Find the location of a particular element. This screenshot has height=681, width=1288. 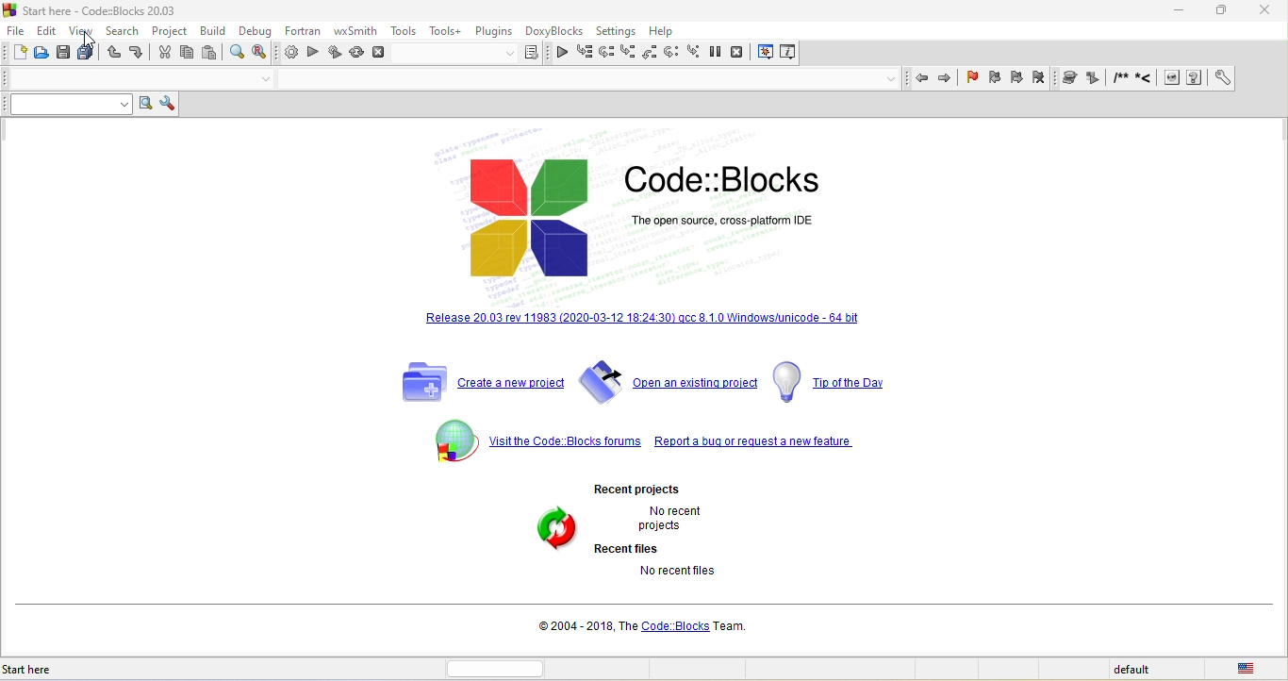

prev bookmark is located at coordinates (995, 80).